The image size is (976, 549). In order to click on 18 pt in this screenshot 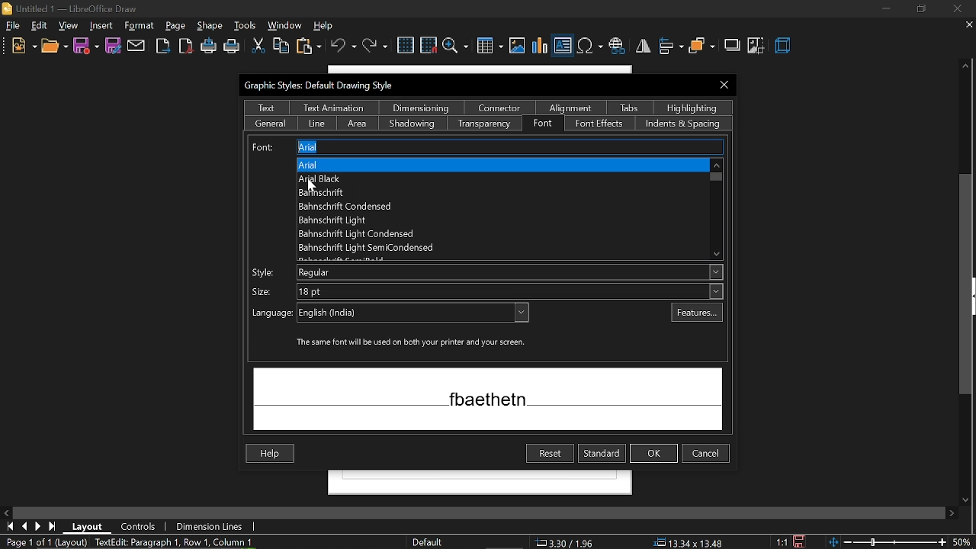, I will do `click(506, 292)`.